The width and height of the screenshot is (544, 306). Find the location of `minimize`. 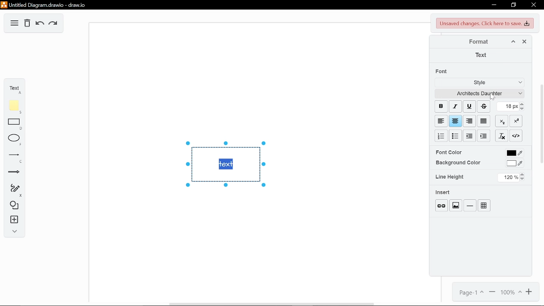

minimize is located at coordinates (493, 5).